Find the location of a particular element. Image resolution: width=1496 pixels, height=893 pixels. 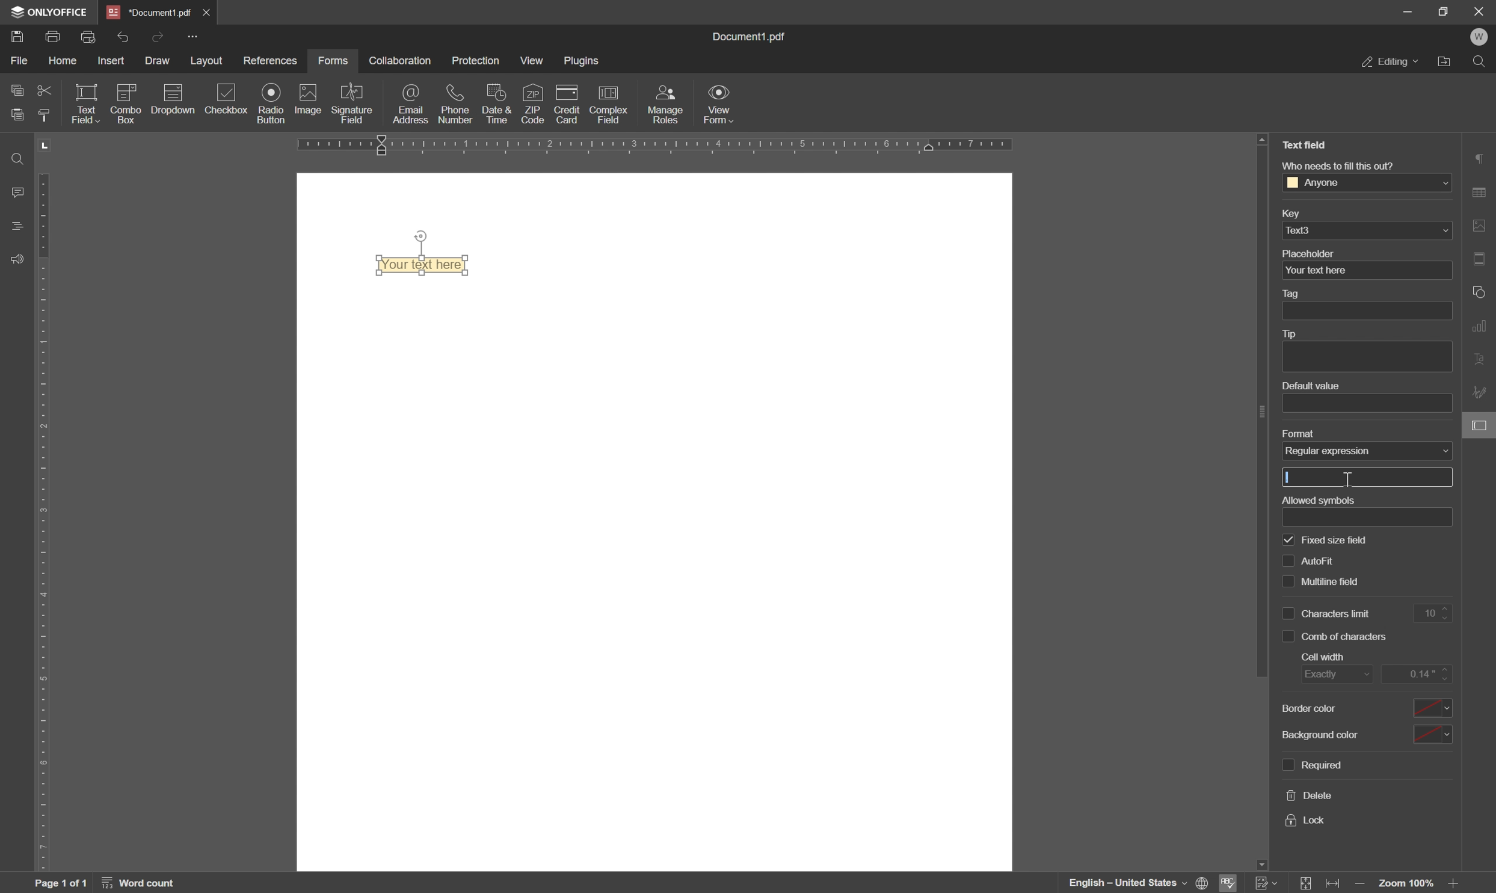

header & footer is located at coordinates (1482, 259).